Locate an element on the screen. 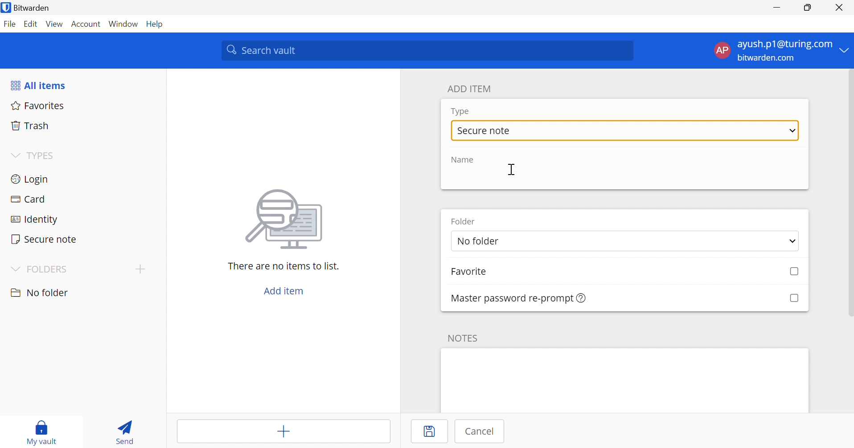  Vertical scrollbar is located at coordinates (849, 194).